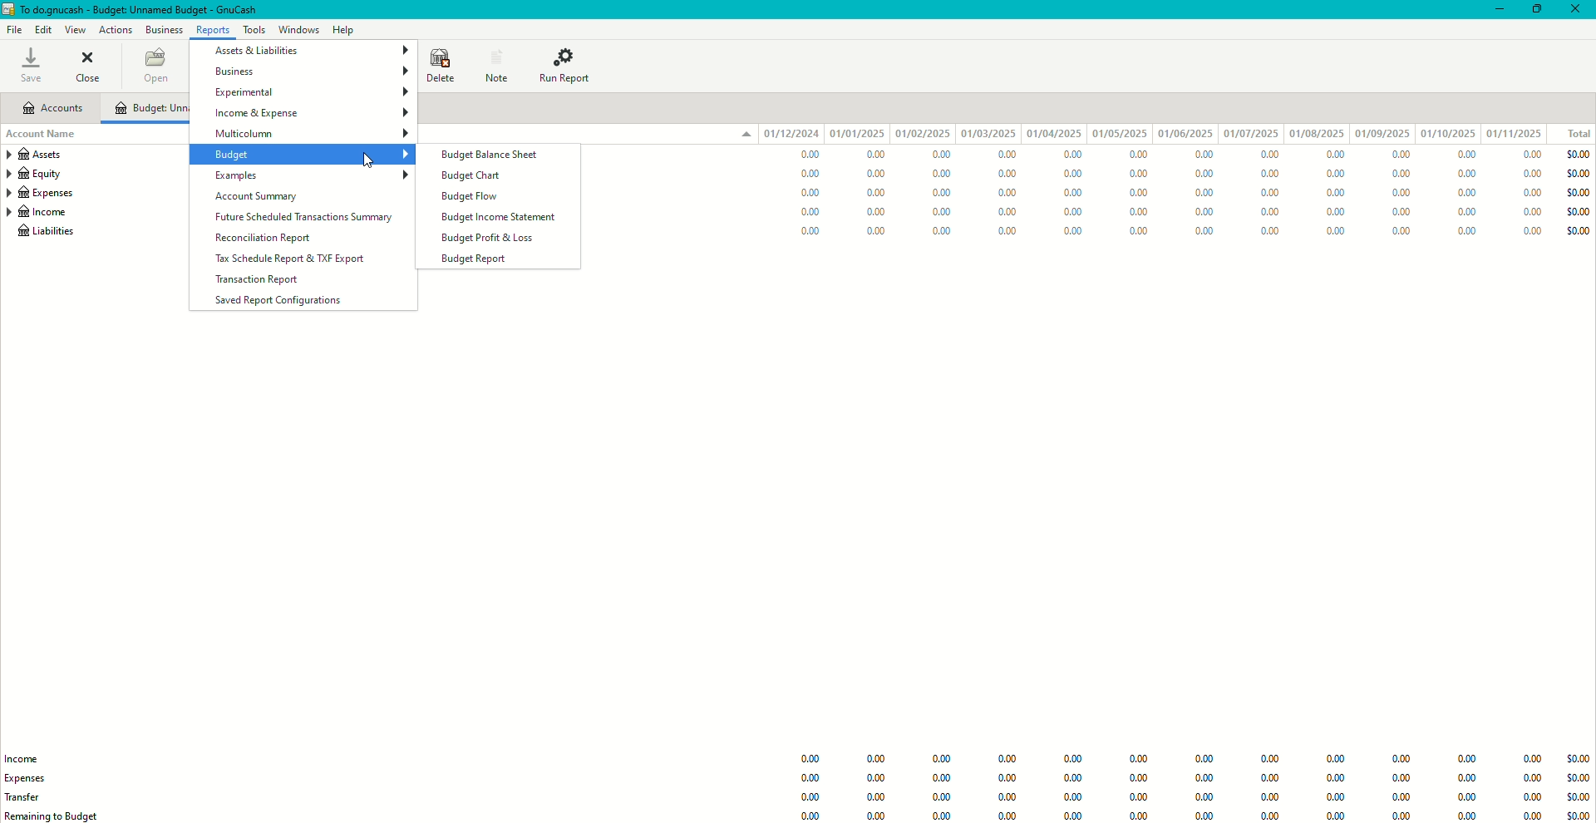  Describe the element at coordinates (1007, 778) in the screenshot. I see `0.00` at that location.